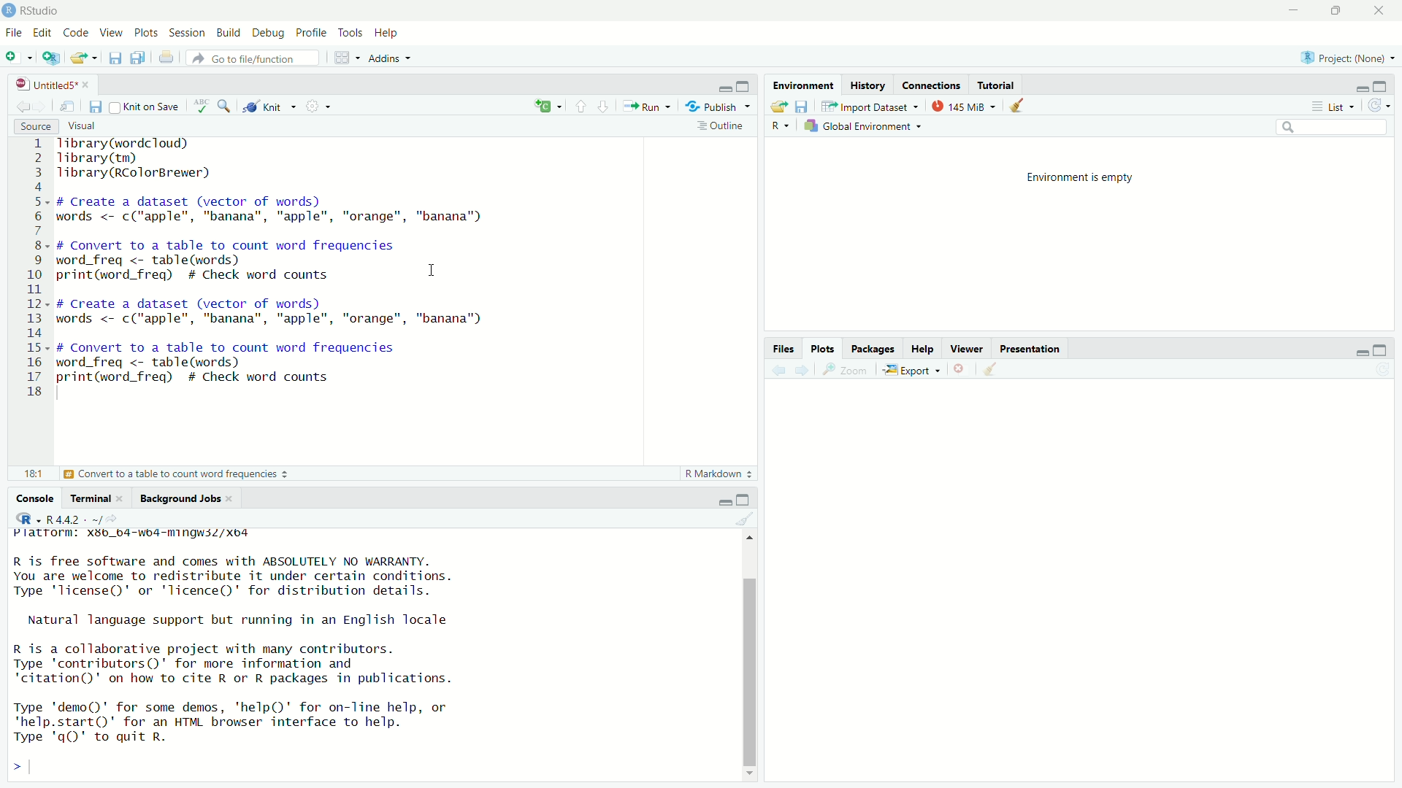  What do you see at coordinates (93, 107) in the screenshot?
I see `Save` at bounding box center [93, 107].